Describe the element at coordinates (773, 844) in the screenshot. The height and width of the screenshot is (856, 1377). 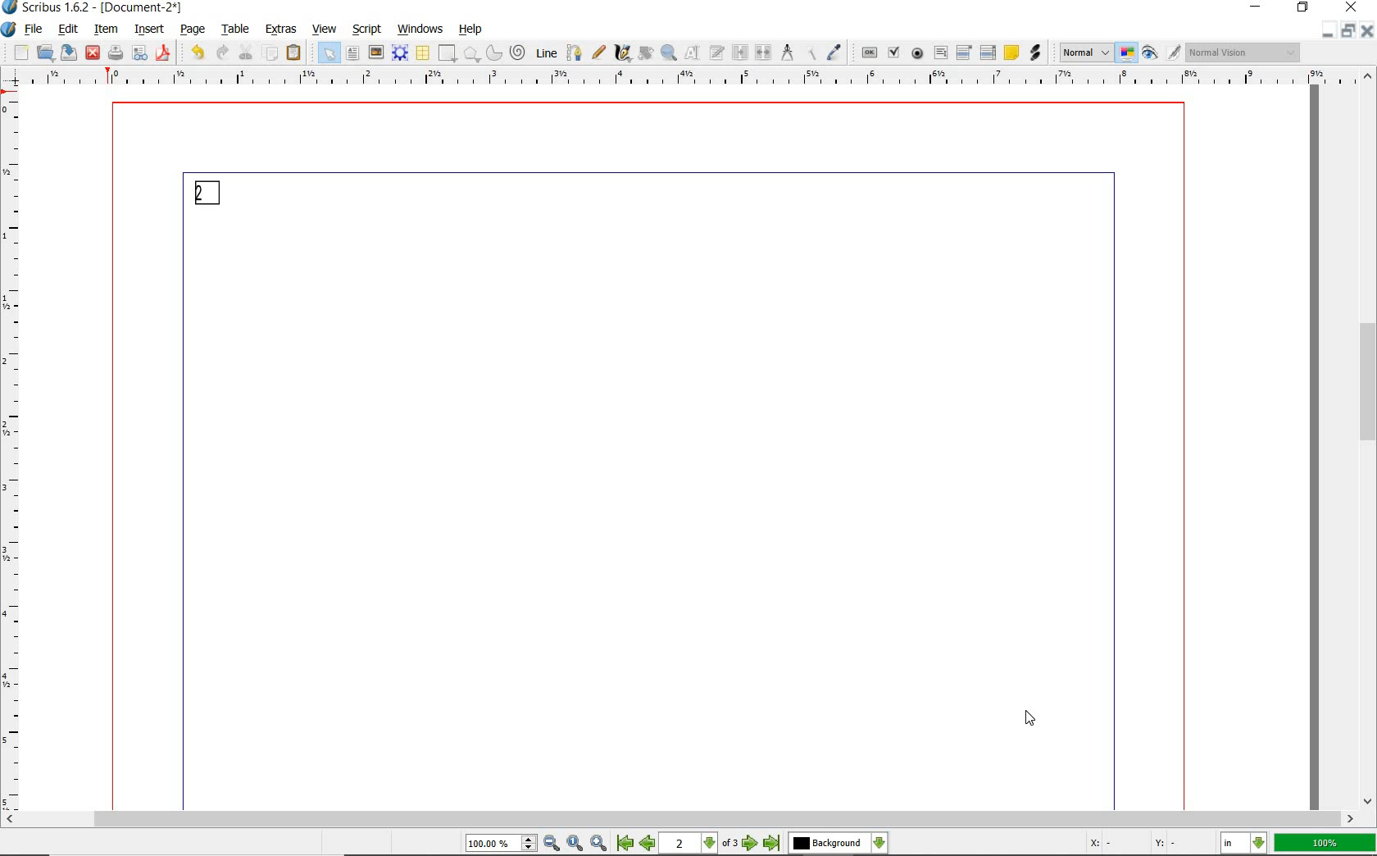
I see `Last Page` at that location.